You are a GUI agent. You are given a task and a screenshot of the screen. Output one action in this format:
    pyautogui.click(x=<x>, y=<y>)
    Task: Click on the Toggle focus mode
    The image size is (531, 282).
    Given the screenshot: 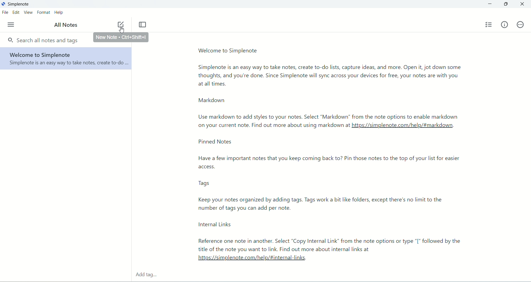 What is the action you would take?
    pyautogui.click(x=142, y=25)
    